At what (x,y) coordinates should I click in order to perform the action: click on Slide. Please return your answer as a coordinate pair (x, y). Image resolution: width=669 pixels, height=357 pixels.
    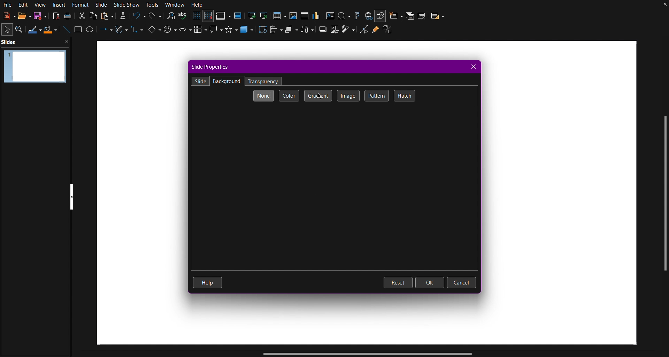
    Looking at the image, I should click on (102, 5).